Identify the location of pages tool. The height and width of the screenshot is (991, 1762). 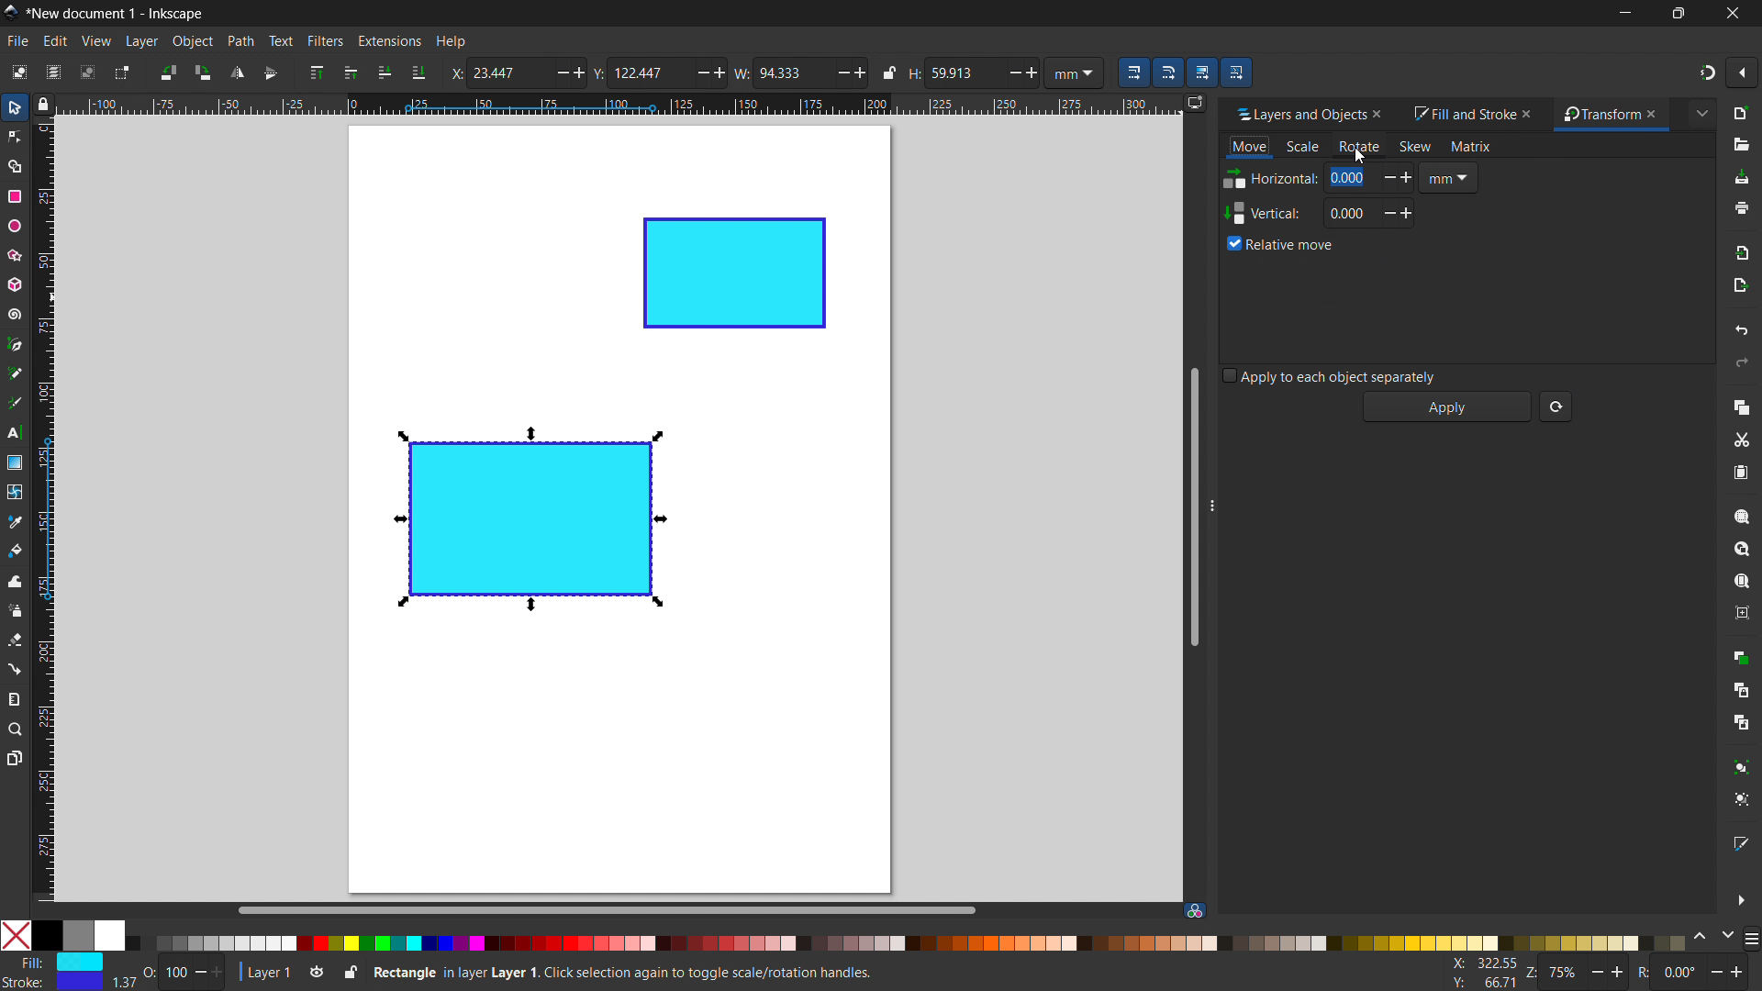
(16, 757).